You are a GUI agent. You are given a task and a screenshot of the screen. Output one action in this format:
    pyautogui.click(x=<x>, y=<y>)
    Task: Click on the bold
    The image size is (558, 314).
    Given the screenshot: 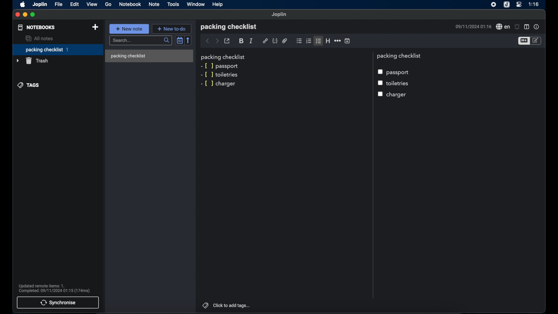 What is the action you would take?
    pyautogui.click(x=241, y=41)
    